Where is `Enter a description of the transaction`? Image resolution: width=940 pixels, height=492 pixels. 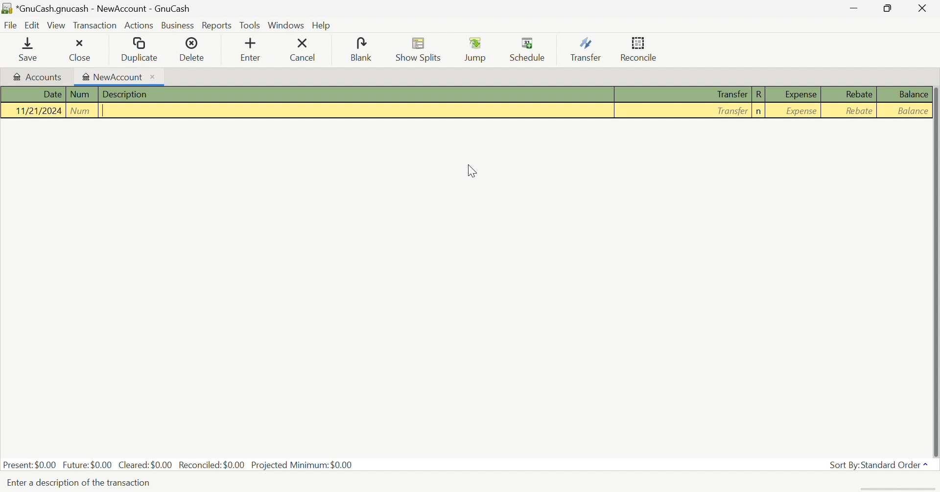 Enter a description of the transaction is located at coordinates (78, 483).